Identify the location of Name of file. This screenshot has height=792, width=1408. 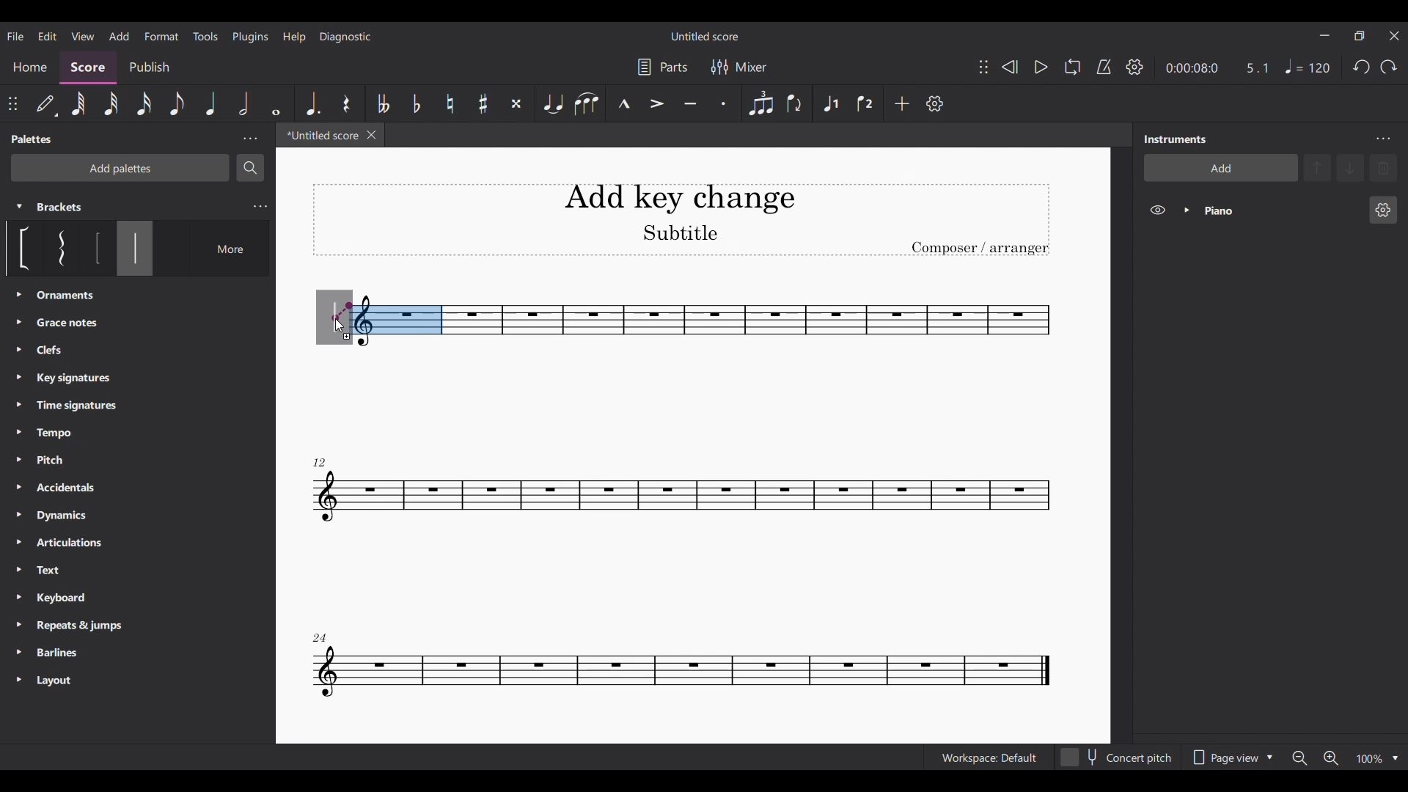
(706, 36).